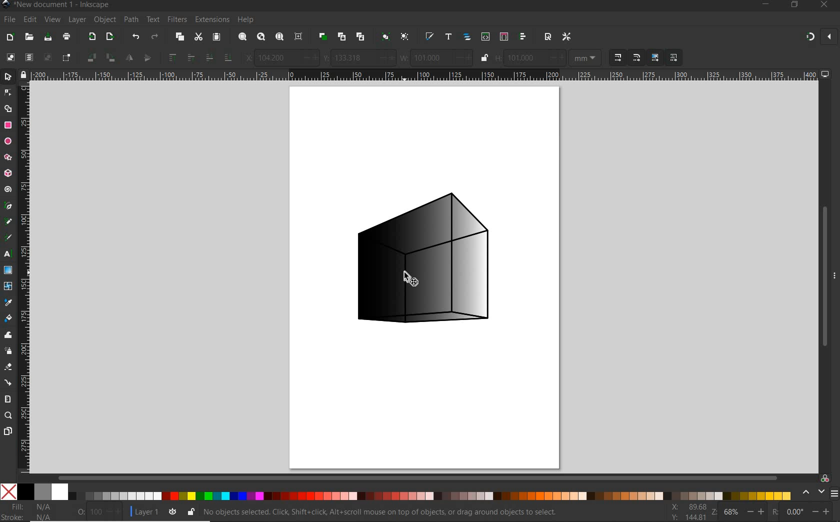 The width and height of the screenshot is (840, 522). What do you see at coordinates (67, 36) in the screenshot?
I see `PRINT` at bounding box center [67, 36].